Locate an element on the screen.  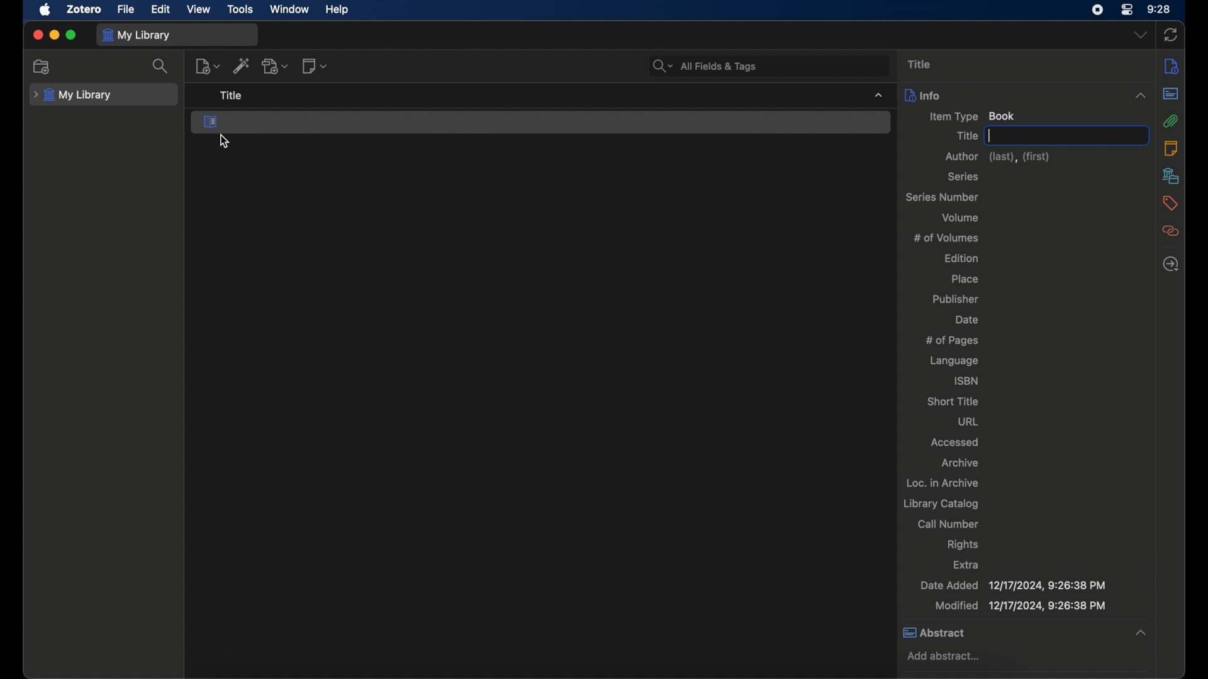
isbn is located at coordinates (967, 382).